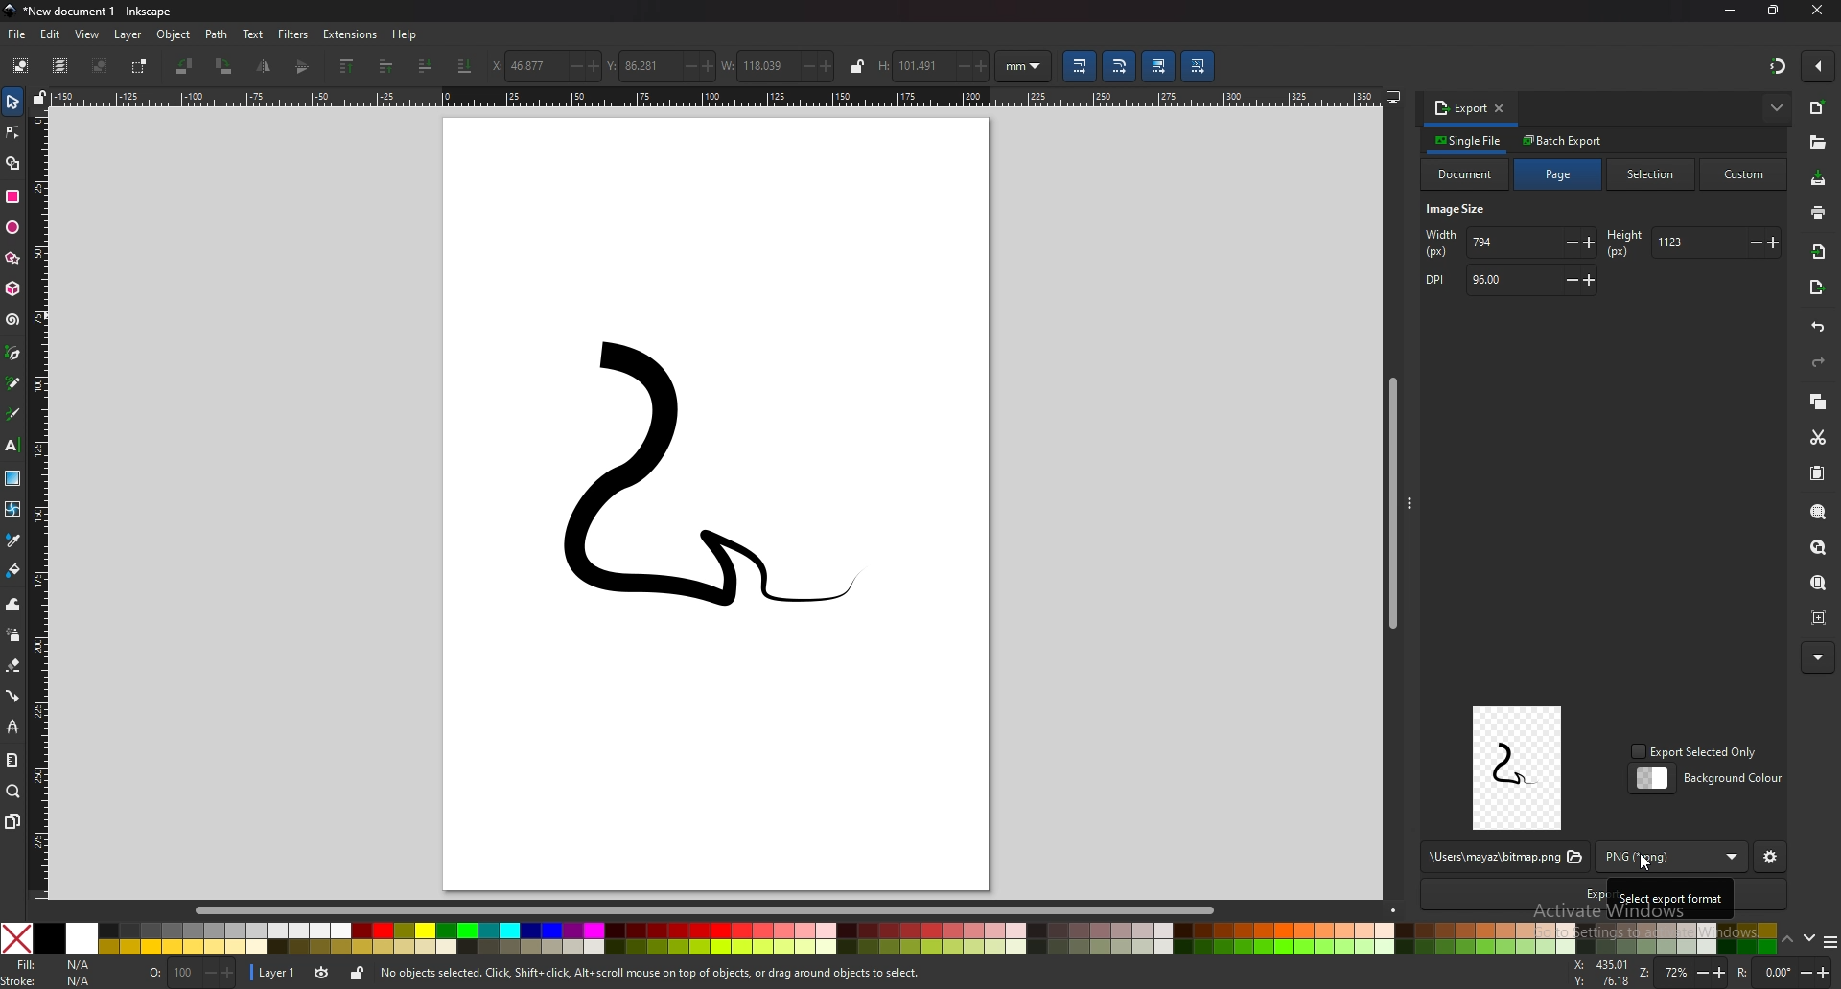 The image size is (1841, 989). I want to click on document, so click(1466, 174).